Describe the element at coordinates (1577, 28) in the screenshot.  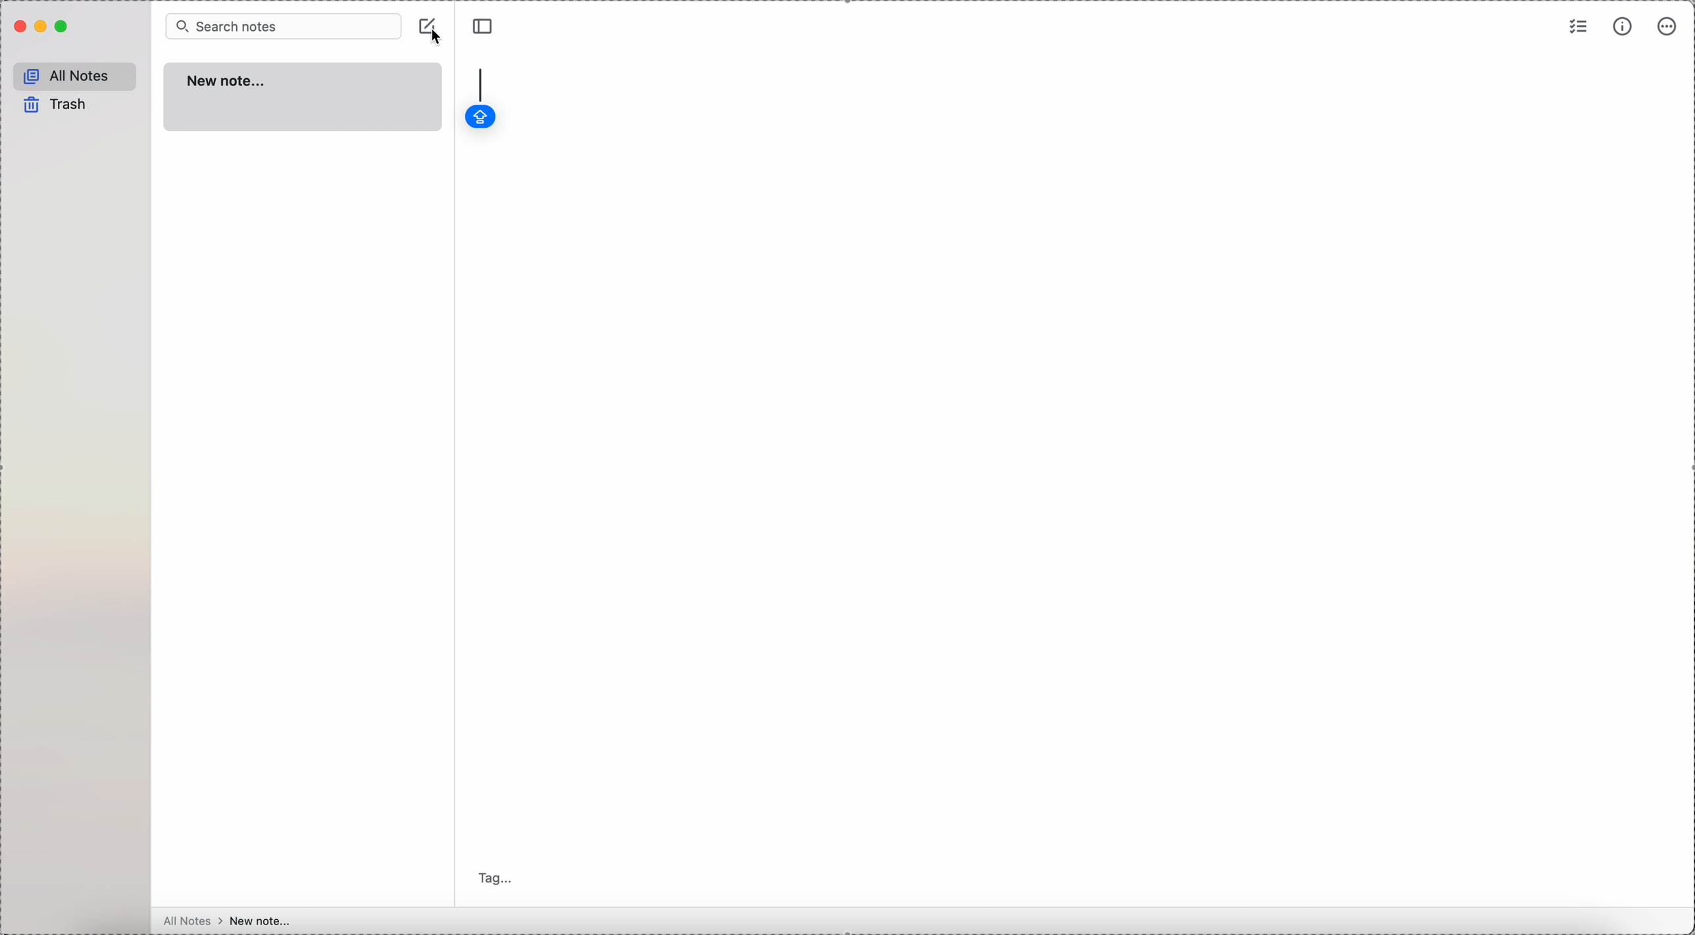
I see `check list` at that location.